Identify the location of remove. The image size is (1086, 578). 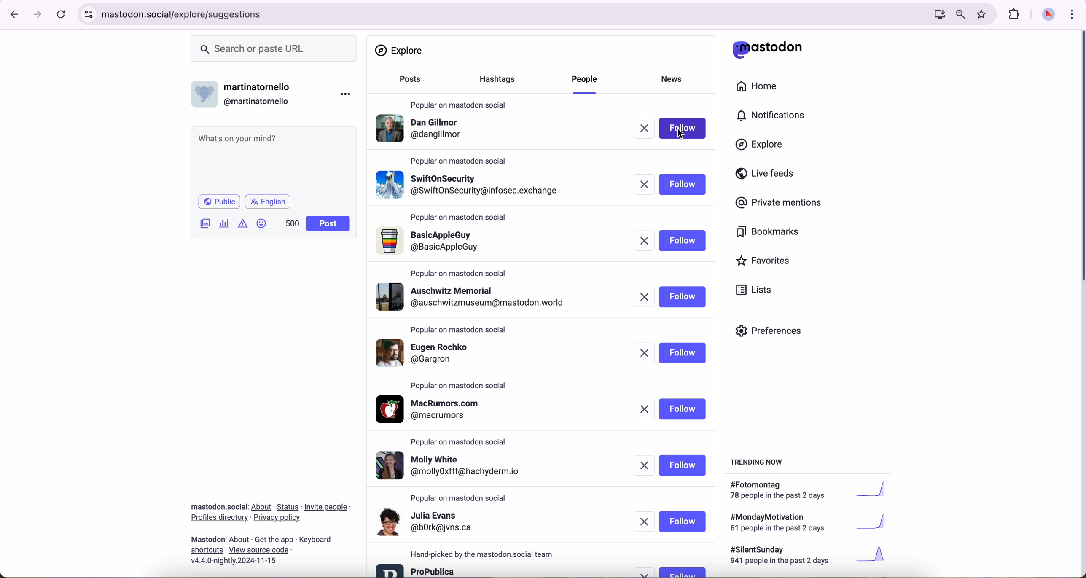
(645, 522).